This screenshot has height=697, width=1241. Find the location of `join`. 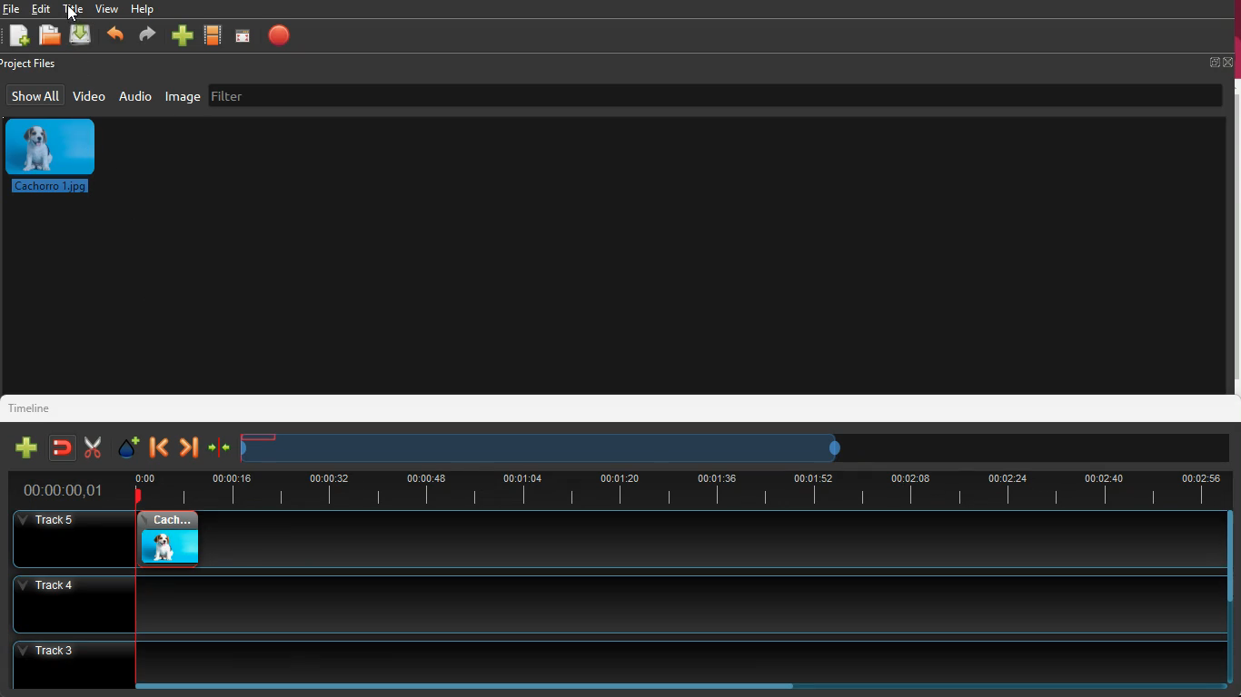

join is located at coordinates (61, 447).